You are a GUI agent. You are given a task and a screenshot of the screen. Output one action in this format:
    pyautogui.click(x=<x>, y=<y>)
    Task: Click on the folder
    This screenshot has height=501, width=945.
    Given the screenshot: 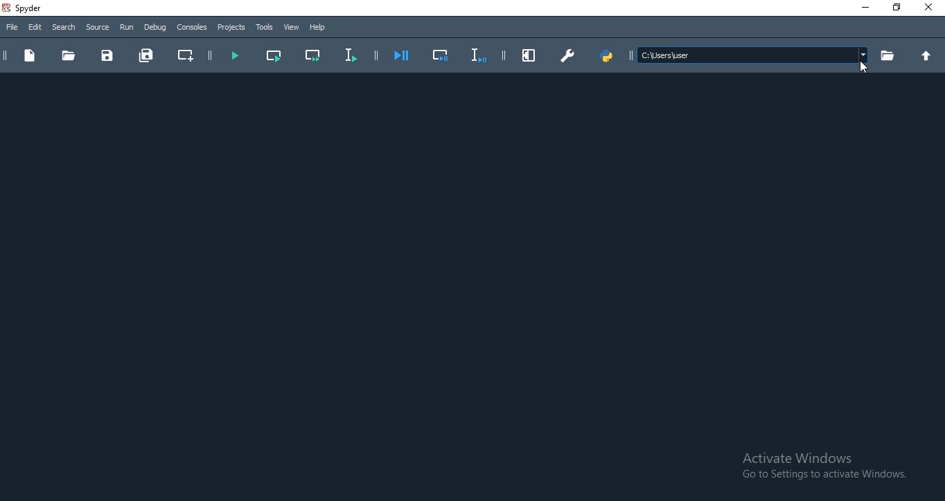 What is the action you would take?
    pyautogui.click(x=888, y=55)
    